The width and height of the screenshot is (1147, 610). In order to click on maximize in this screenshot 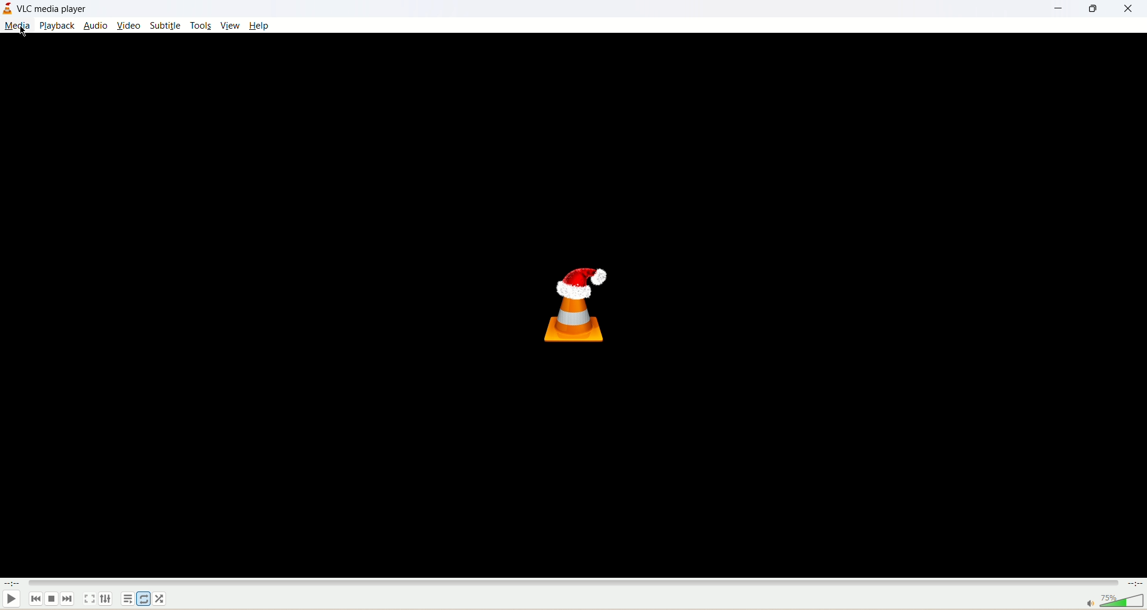, I will do `click(1090, 11)`.